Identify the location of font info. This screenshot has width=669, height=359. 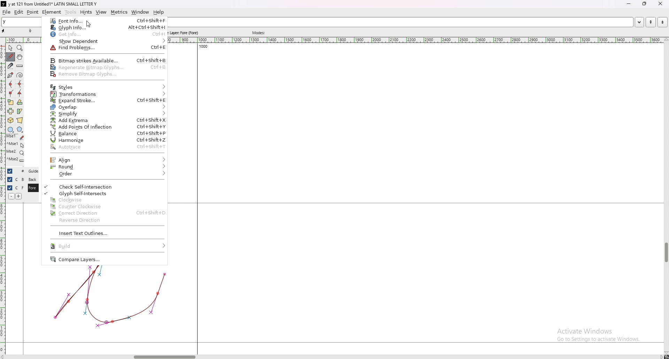
(106, 21).